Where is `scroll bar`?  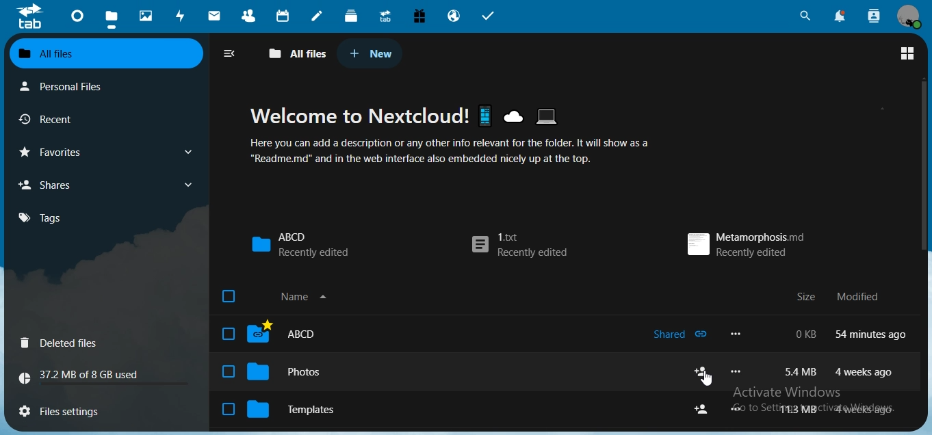
scroll bar is located at coordinates (923, 168).